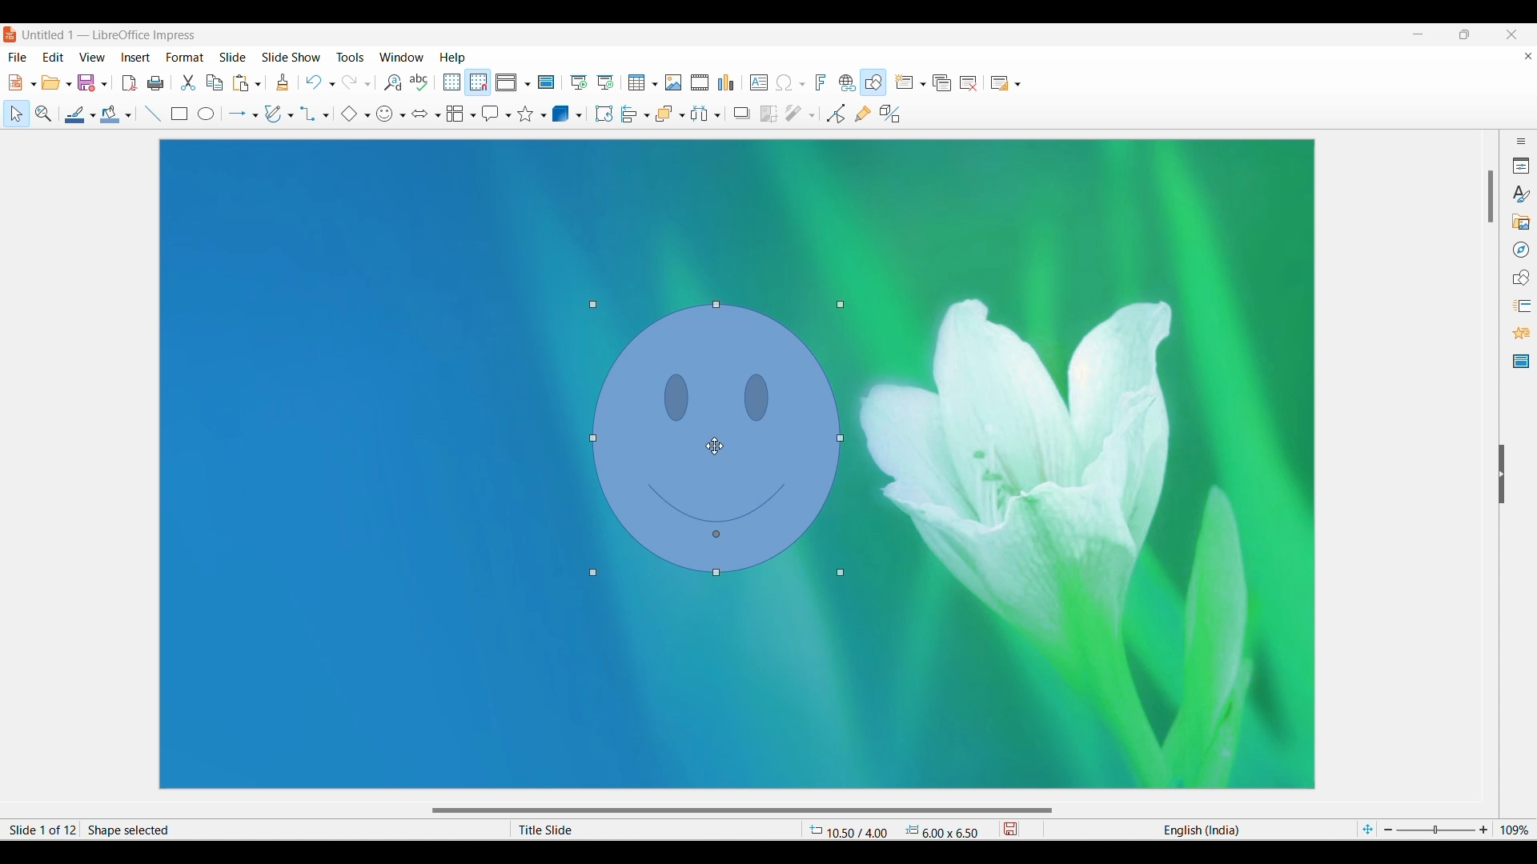  Describe the element at coordinates (255, 116) in the screenshot. I see `Line and arrow options` at that location.